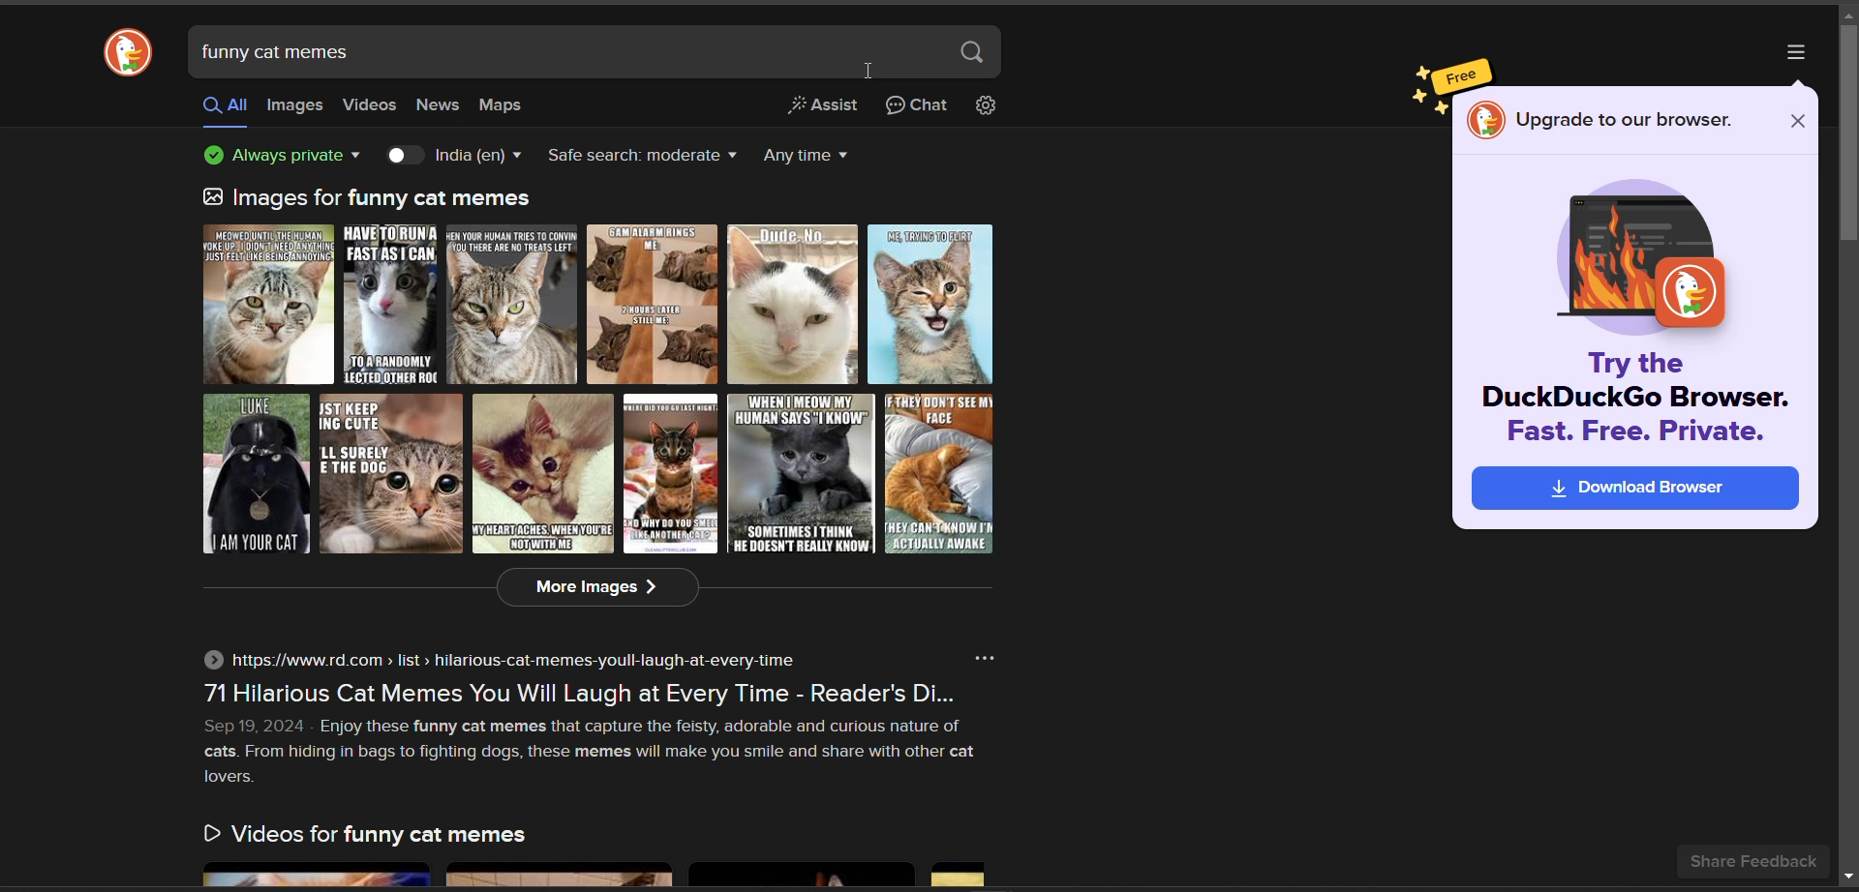 This screenshot has height=892, width=1859. I want to click on more images, so click(599, 587).